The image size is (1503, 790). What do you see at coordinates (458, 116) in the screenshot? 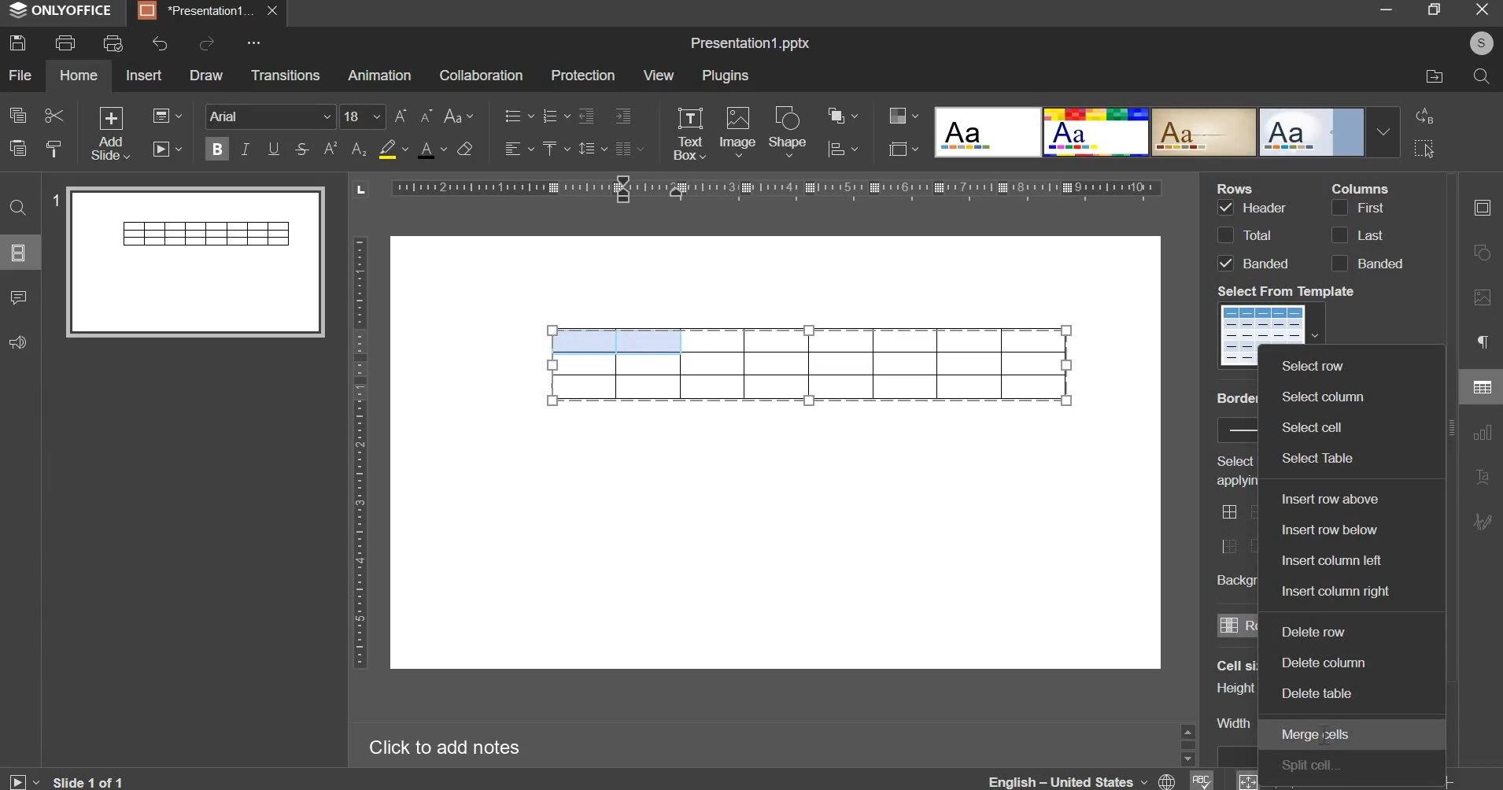
I see `change case` at bounding box center [458, 116].